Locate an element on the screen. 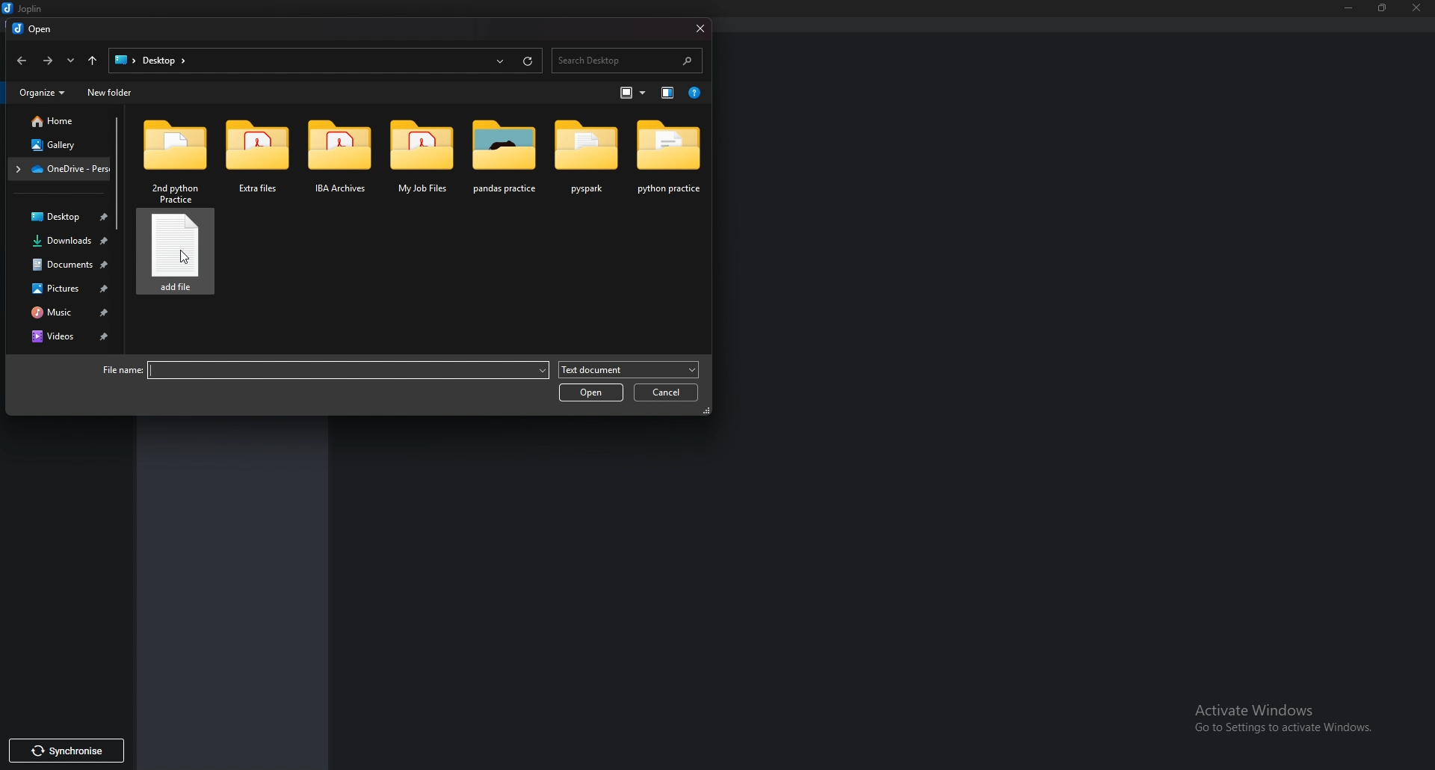  help is located at coordinates (696, 93).